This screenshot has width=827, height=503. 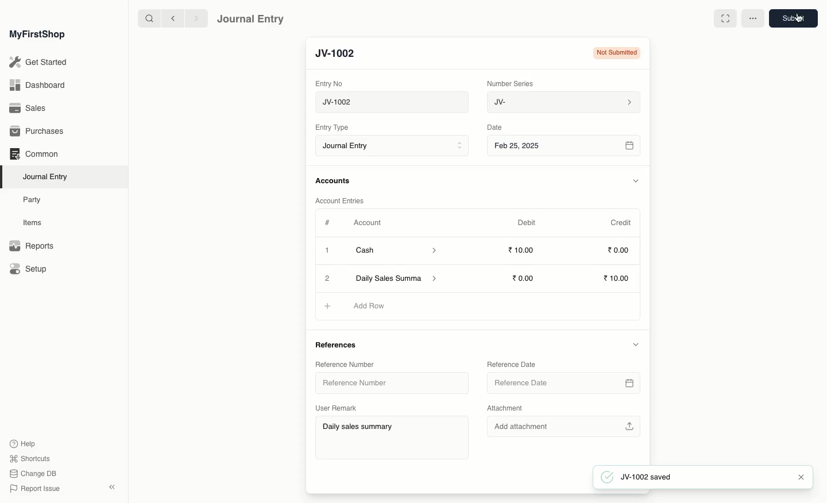 What do you see at coordinates (29, 270) in the screenshot?
I see `Setup` at bounding box center [29, 270].